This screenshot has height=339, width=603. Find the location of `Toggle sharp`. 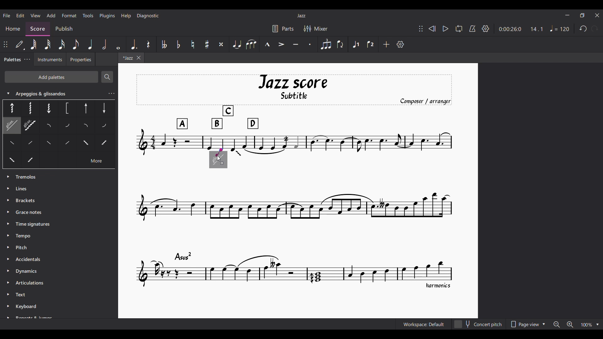

Toggle sharp is located at coordinates (207, 44).